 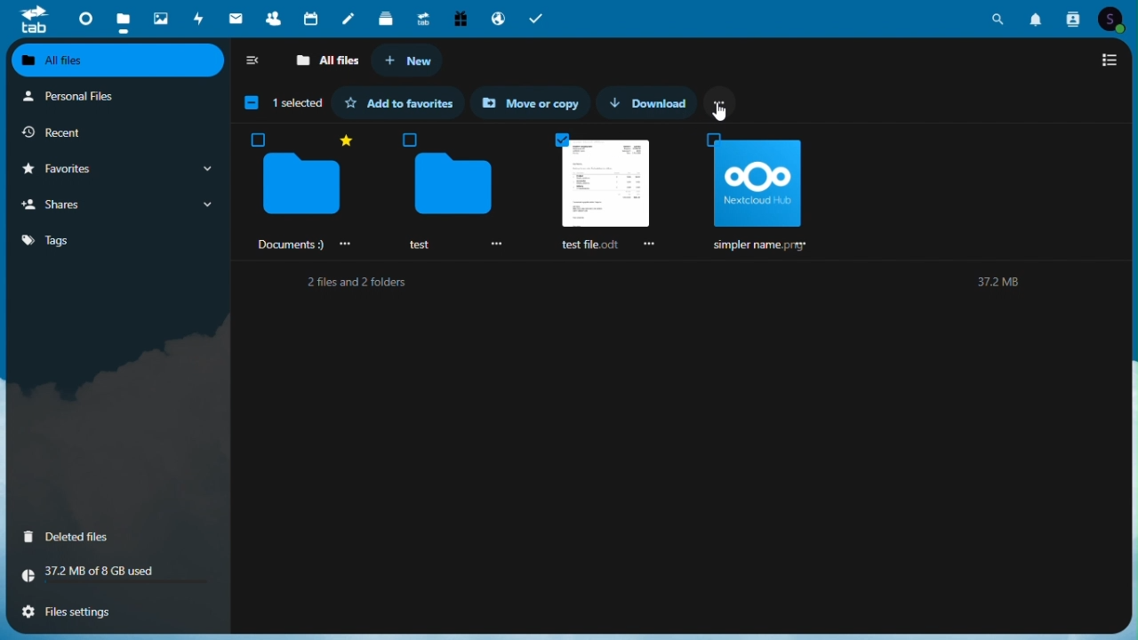 I want to click on Add to favourite, so click(x=401, y=103).